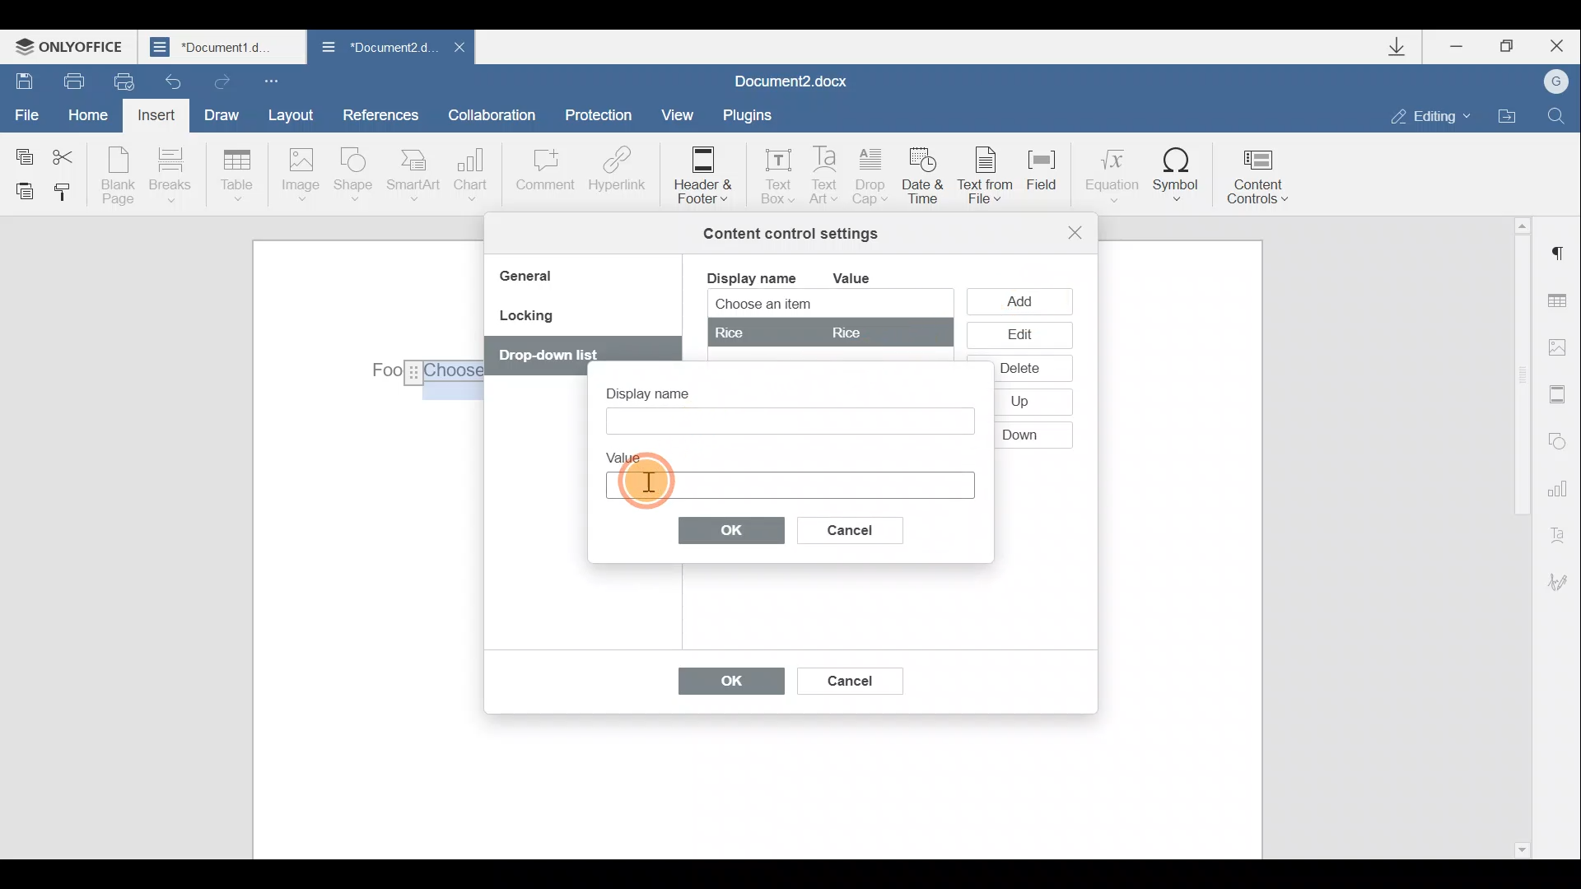 The image size is (1581, 889). I want to click on Cancel, so click(848, 677).